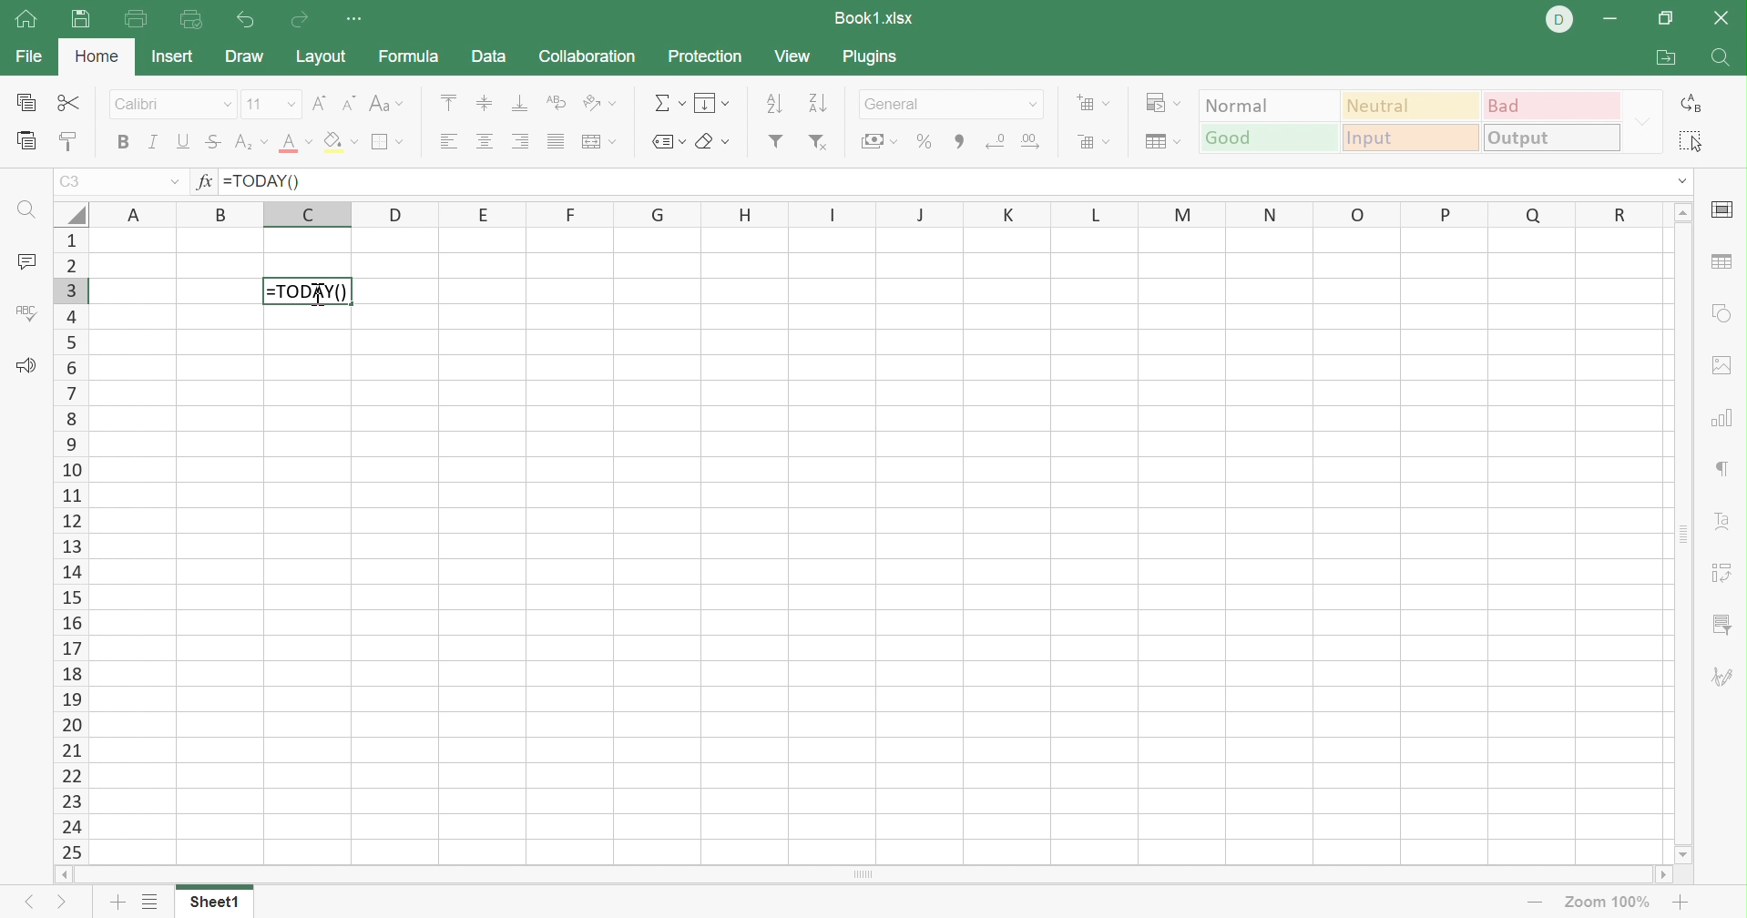 The width and height of the screenshot is (1747, 918). What do you see at coordinates (554, 103) in the screenshot?
I see `Wrap Text` at bounding box center [554, 103].